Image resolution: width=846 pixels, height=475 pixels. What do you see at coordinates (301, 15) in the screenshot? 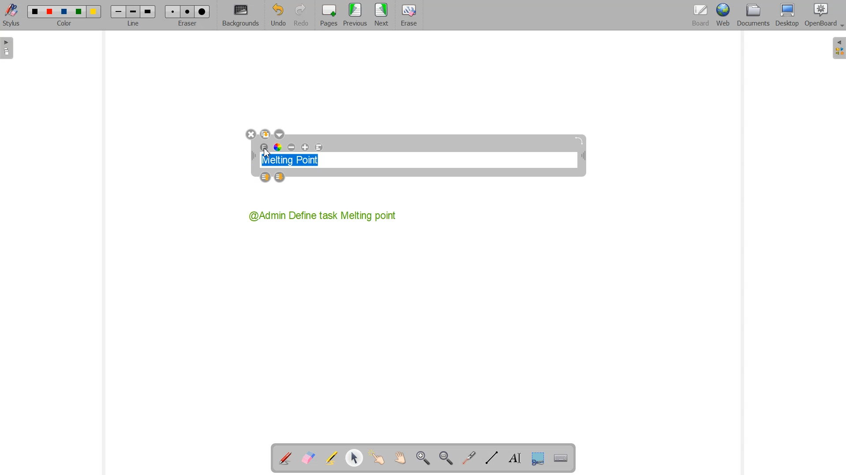
I see `Redo` at bounding box center [301, 15].